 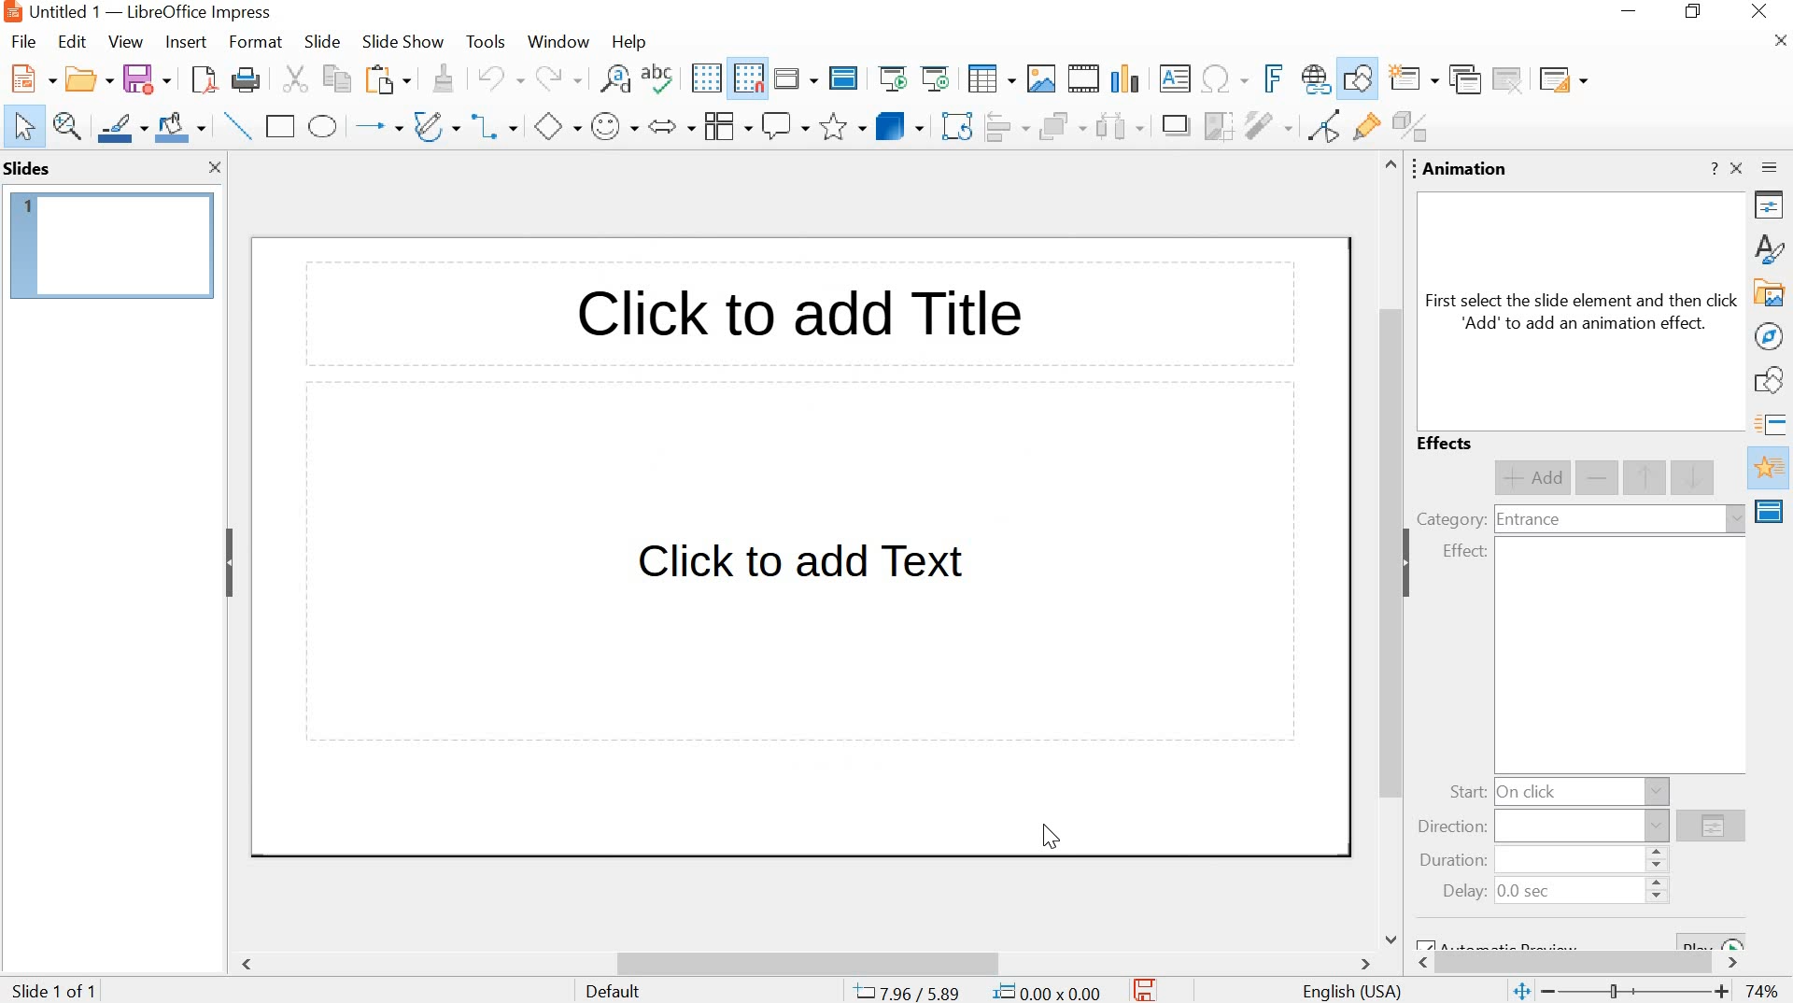 What do you see at coordinates (184, 42) in the screenshot?
I see `insert menu` at bounding box center [184, 42].